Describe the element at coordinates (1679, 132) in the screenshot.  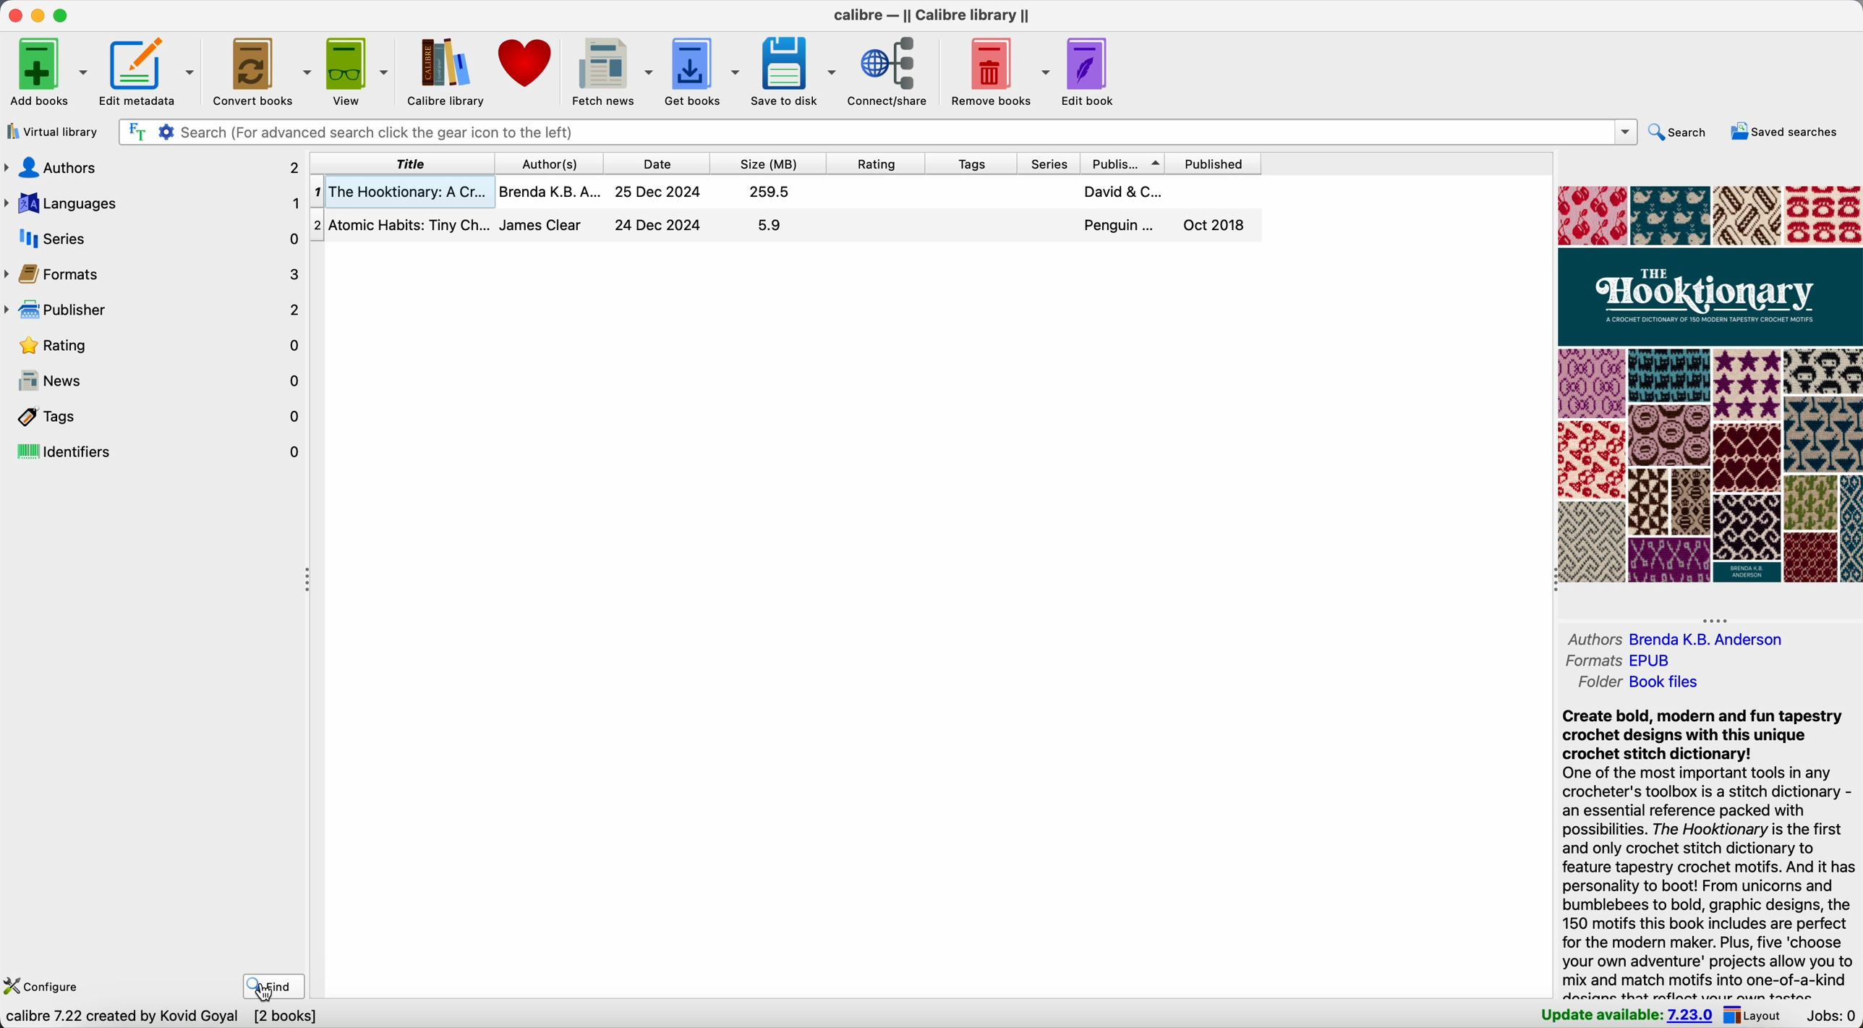
I see `search` at that location.